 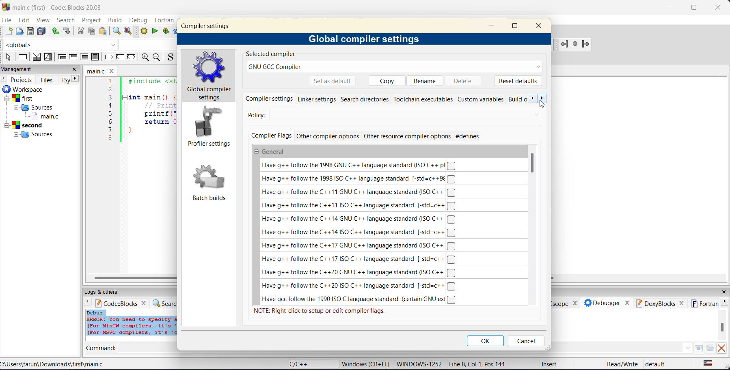 What do you see at coordinates (55, 7) in the screenshot?
I see `main.c (first) - Code::Blocks 20.03` at bounding box center [55, 7].